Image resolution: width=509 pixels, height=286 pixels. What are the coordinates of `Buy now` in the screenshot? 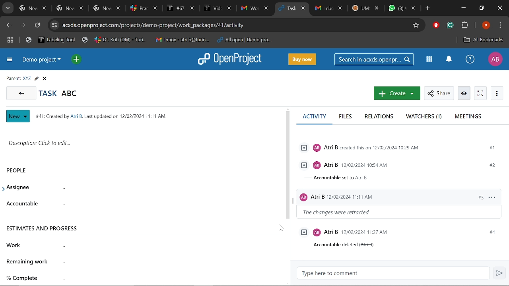 It's located at (302, 60).